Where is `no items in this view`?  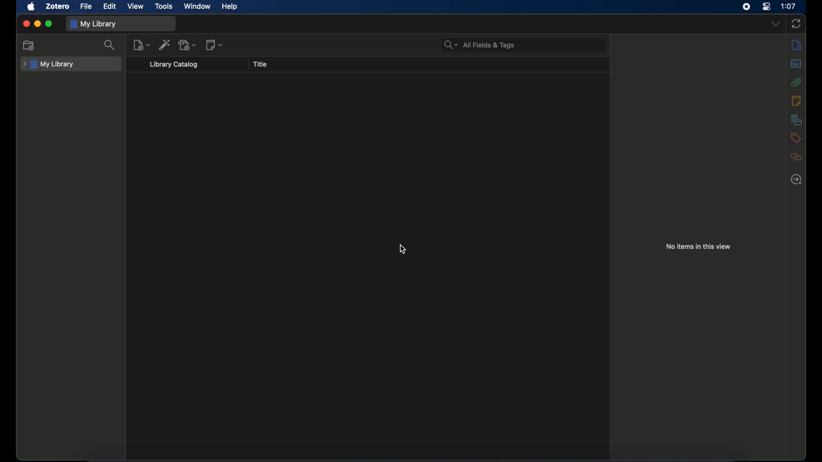 no items in this view is located at coordinates (698, 246).